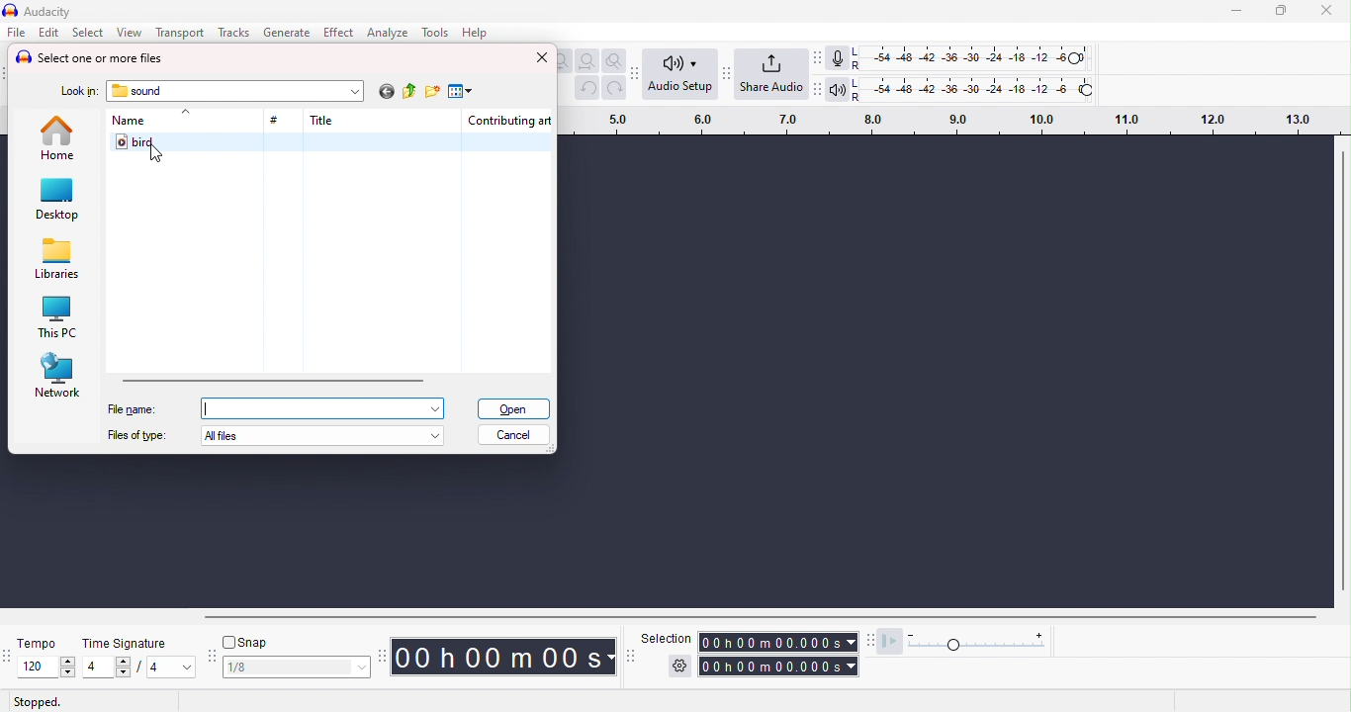 This screenshot has width=1351, height=712. I want to click on snap tool bar, so click(214, 657).